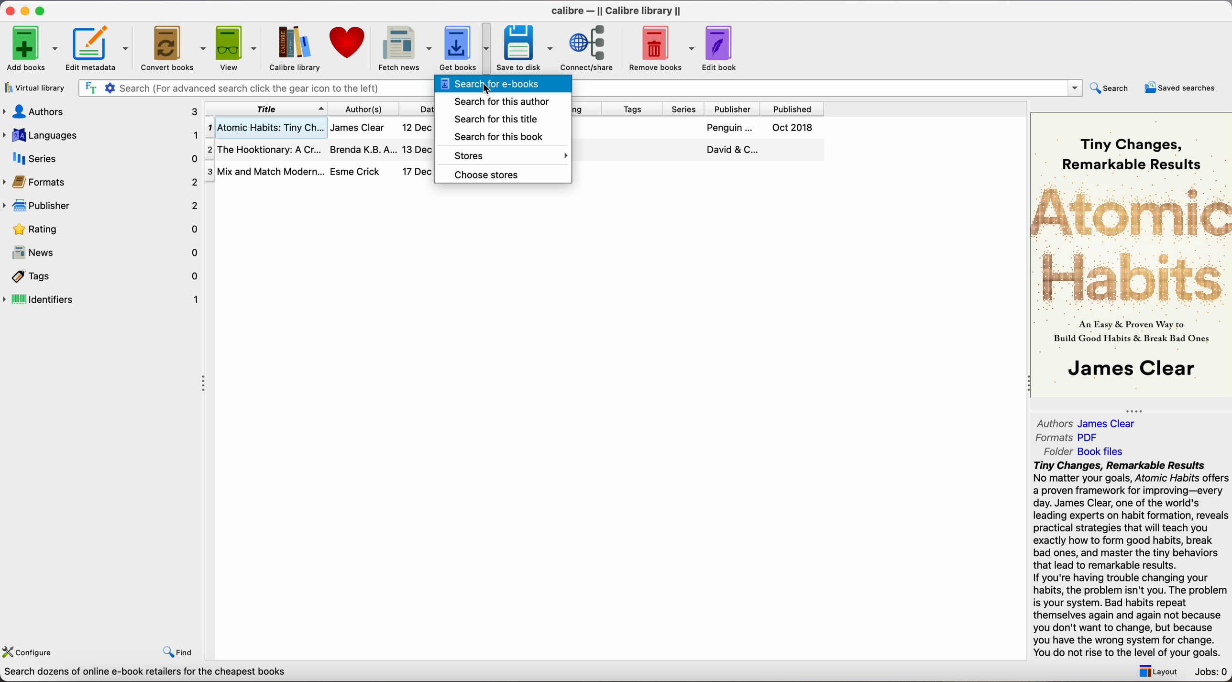  What do you see at coordinates (103, 205) in the screenshot?
I see `publisher` at bounding box center [103, 205].